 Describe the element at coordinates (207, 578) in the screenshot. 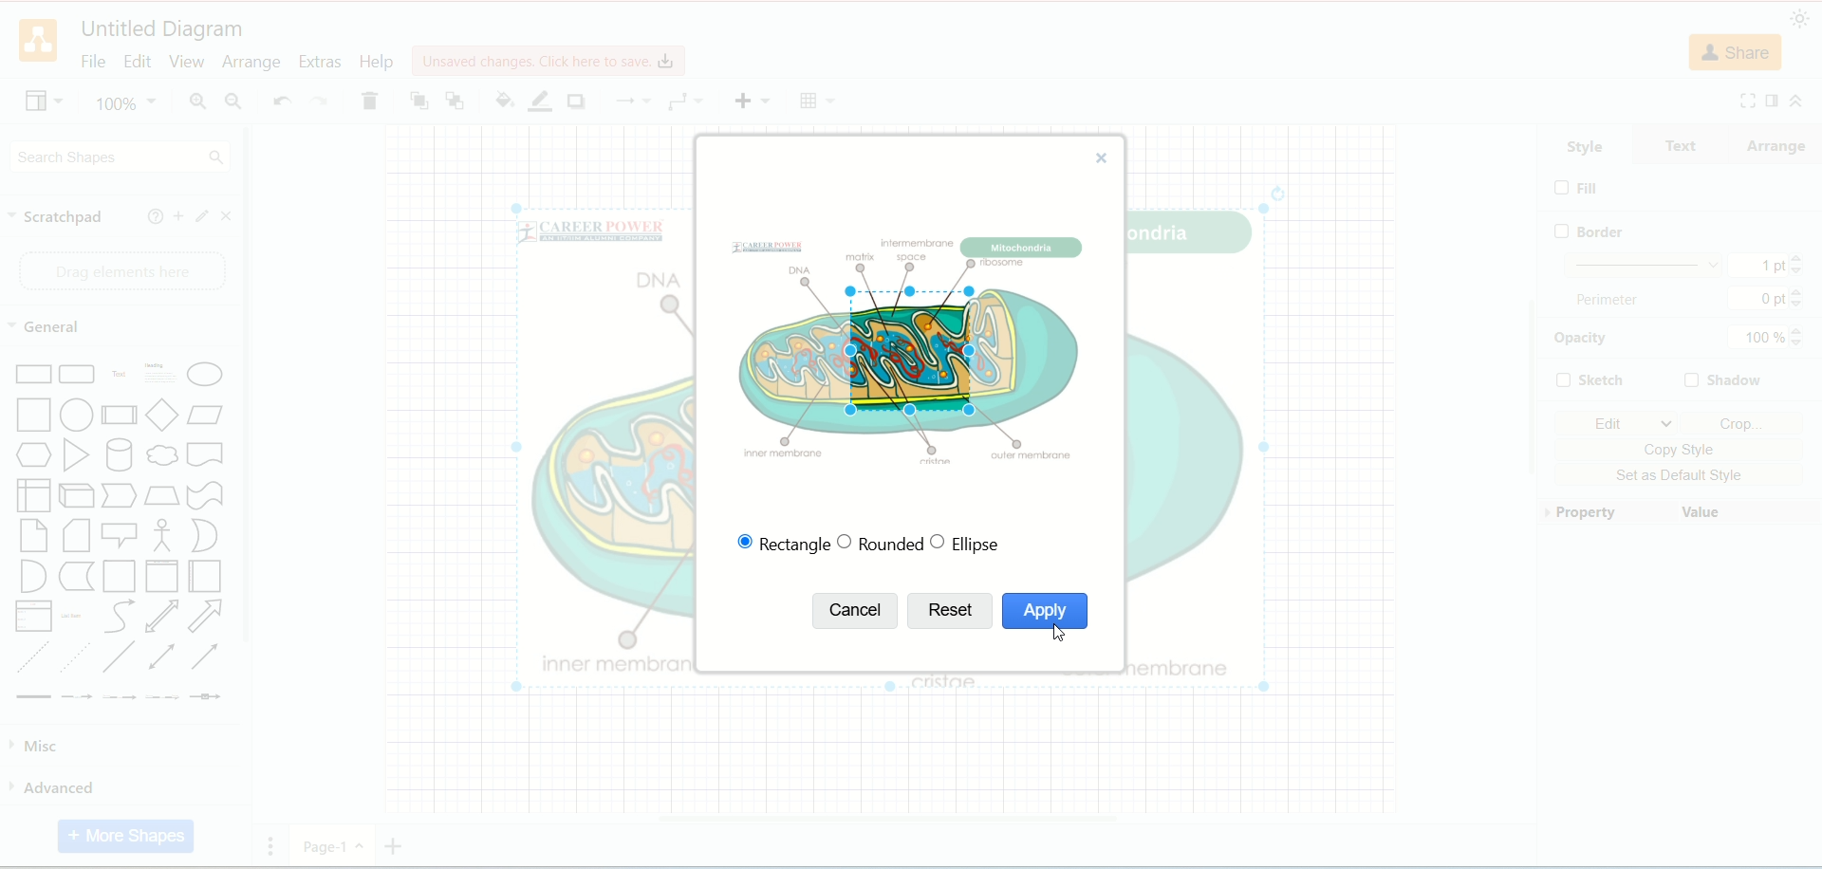

I see `Horizontal Container` at that location.